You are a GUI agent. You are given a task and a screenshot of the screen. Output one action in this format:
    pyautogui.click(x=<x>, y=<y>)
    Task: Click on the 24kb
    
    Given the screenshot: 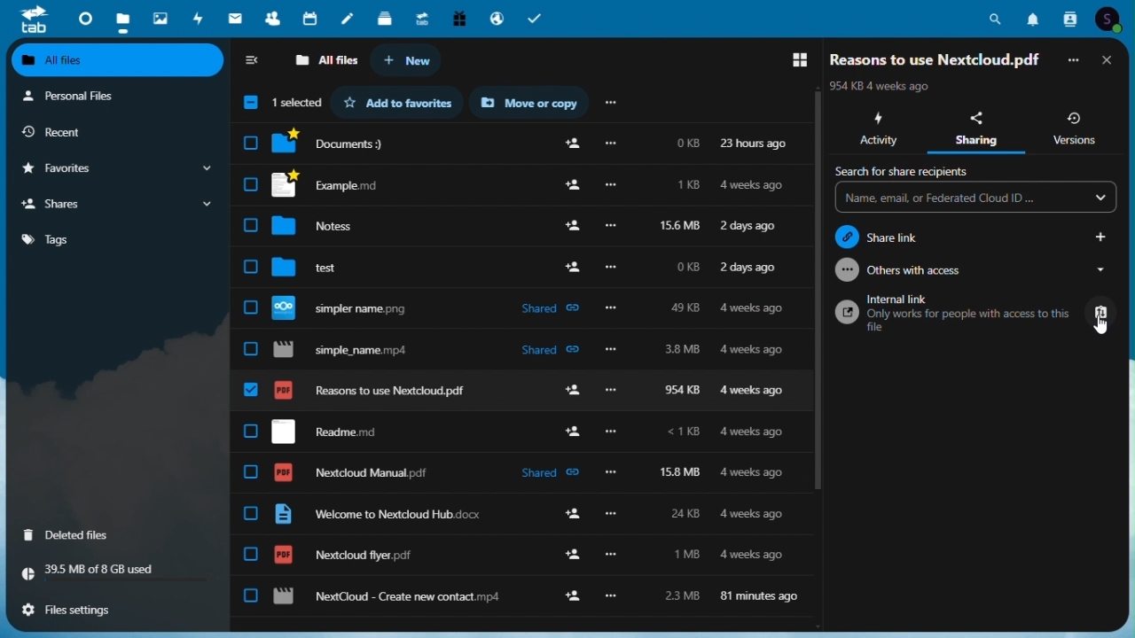 What is the action you would take?
    pyautogui.click(x=684, y=515)
    